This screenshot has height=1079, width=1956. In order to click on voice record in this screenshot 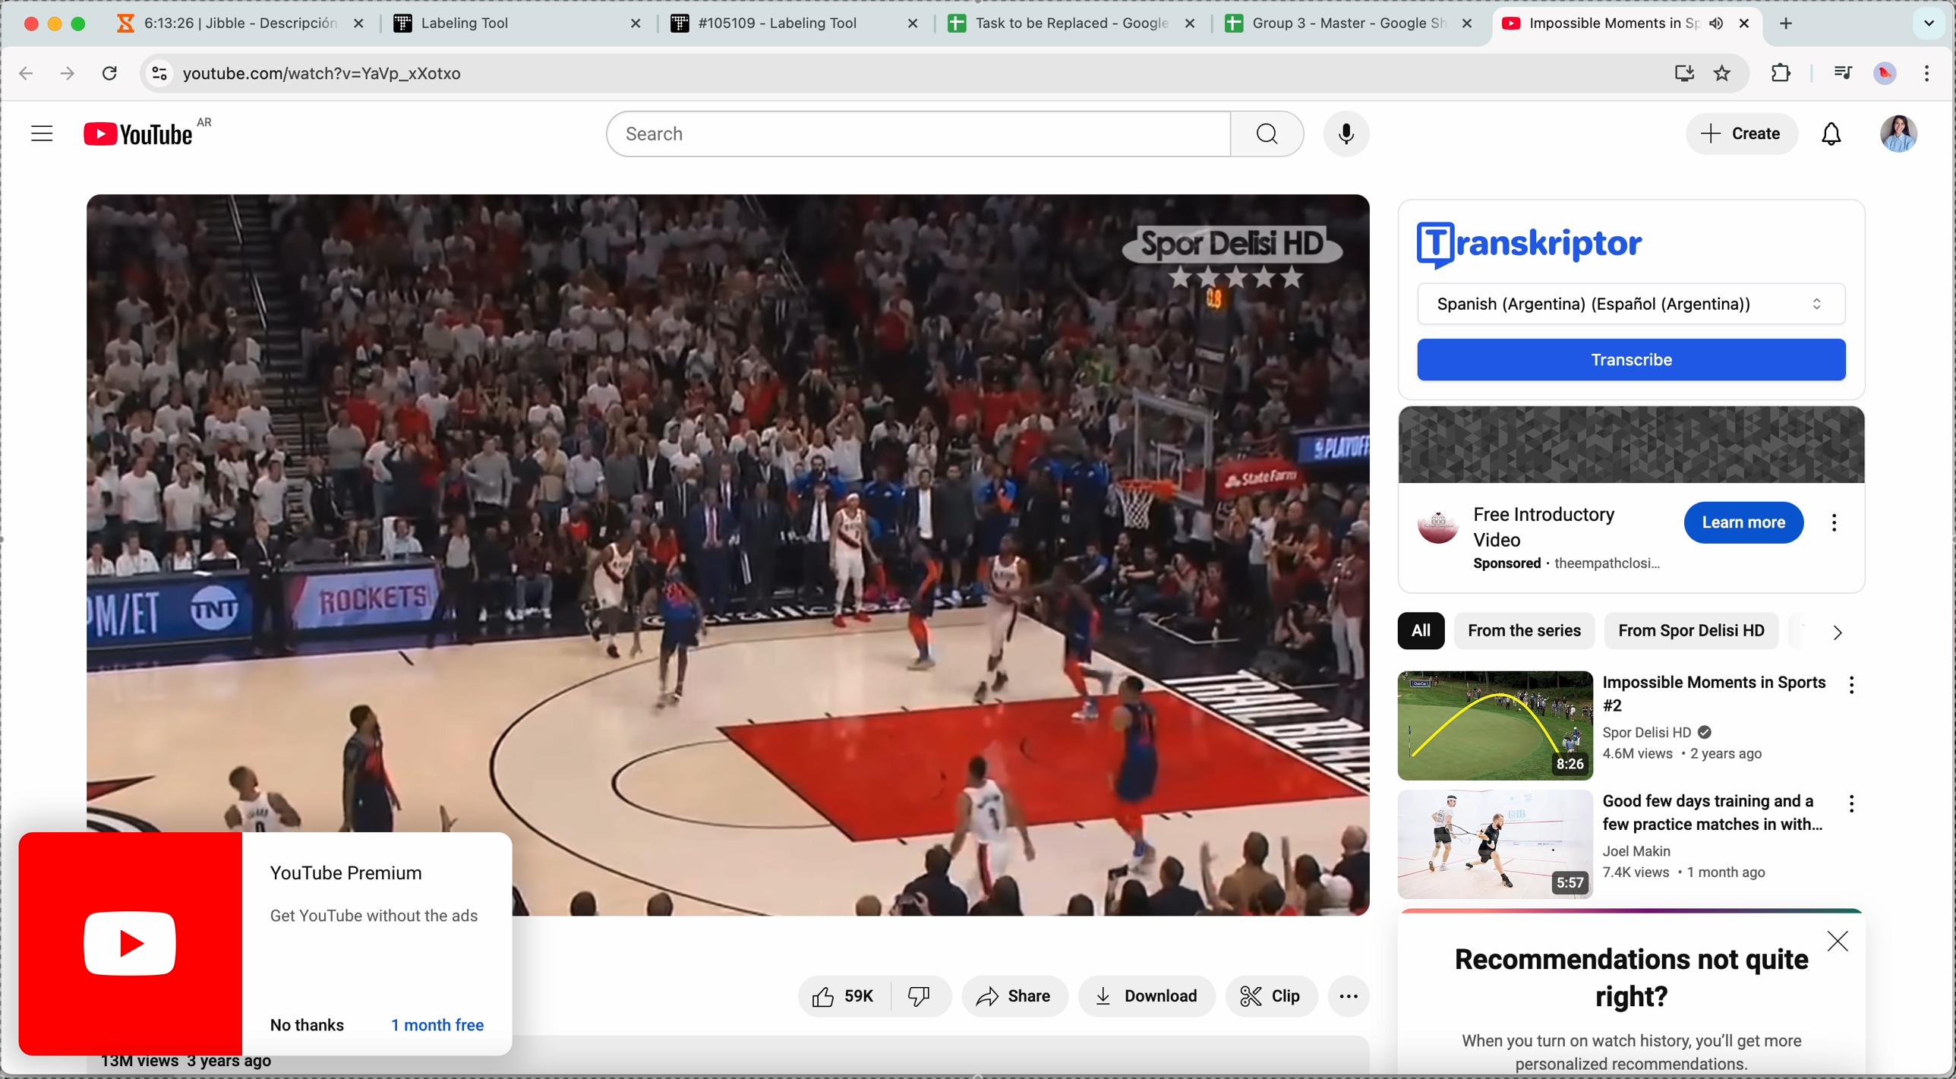, I will do `click(1347, 136)`.